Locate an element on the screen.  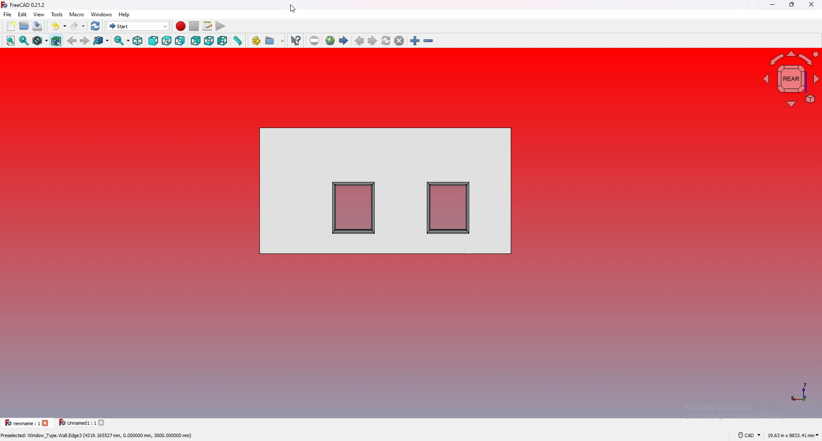
create group is located at coordinates (275, 40).